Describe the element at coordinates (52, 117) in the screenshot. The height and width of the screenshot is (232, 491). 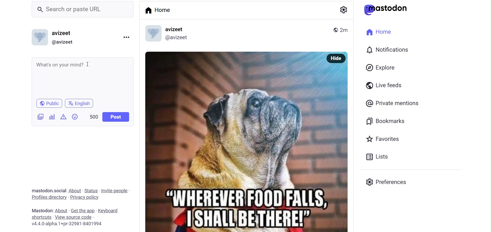
I see `poll` at that location.